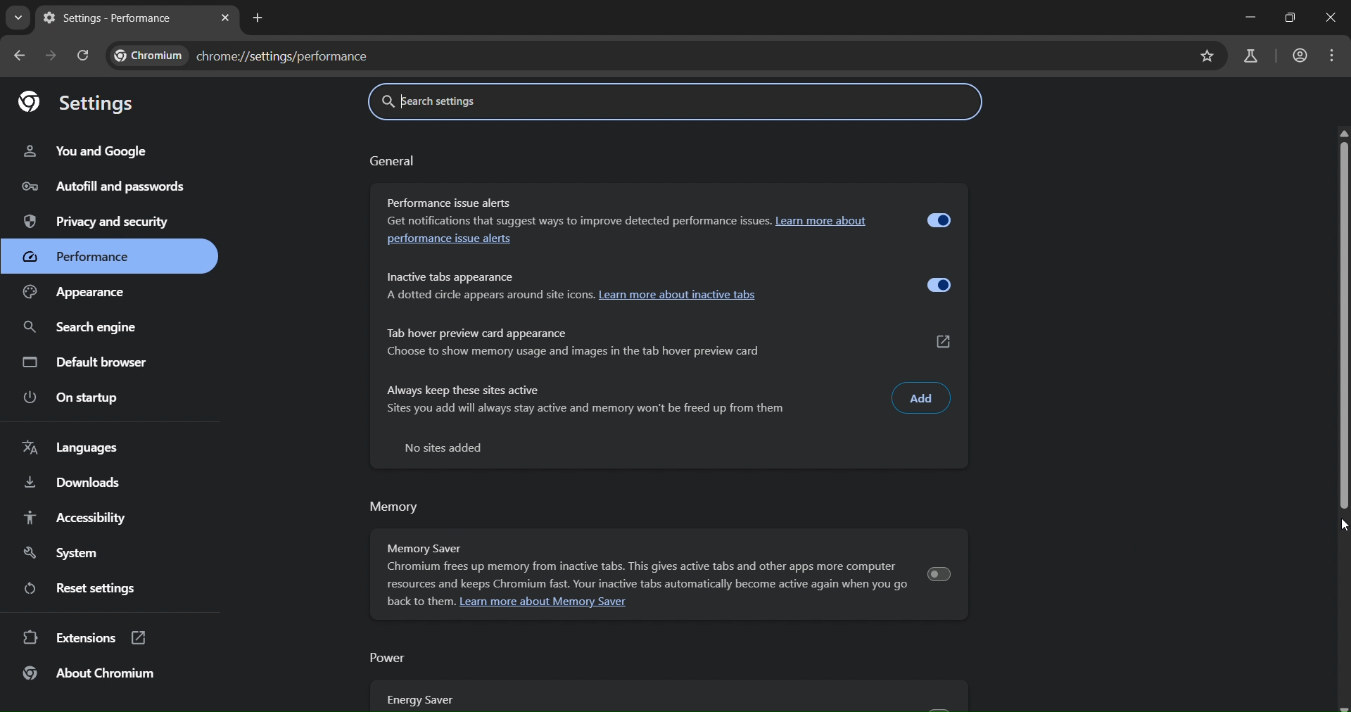 This screenshot has width=1351, height=712. Describe the element at coordinates (457, 203) in the screenshot. I see `Performance issue alerts` at that location.